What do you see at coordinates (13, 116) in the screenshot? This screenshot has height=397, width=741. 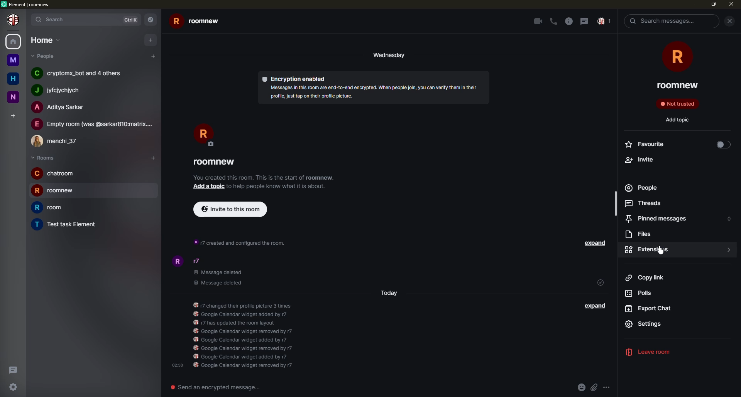 I see `add` at bounding box center [13, 116].